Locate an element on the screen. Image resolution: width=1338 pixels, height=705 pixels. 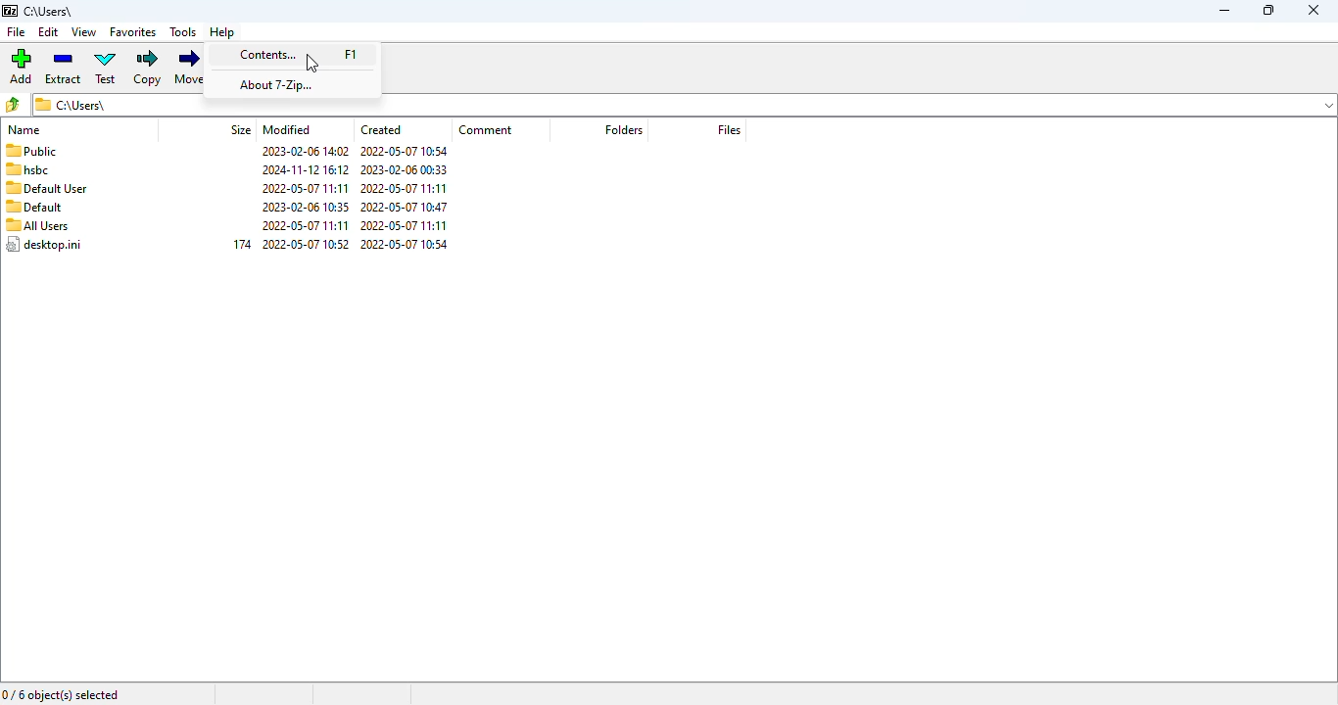
about 7-zip is located at coordinates (277, 85).